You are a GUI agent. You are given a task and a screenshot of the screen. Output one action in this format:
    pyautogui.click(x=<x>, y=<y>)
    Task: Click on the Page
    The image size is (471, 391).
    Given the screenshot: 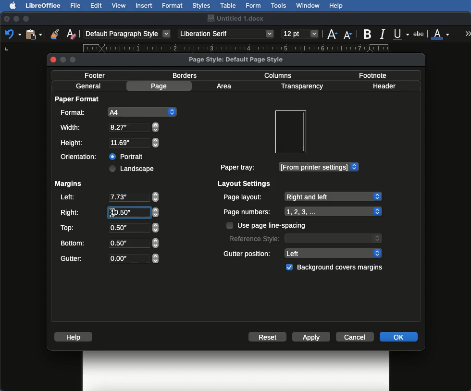 What is the action you would take?
    pyautogui.click(x=161, y=86)
    